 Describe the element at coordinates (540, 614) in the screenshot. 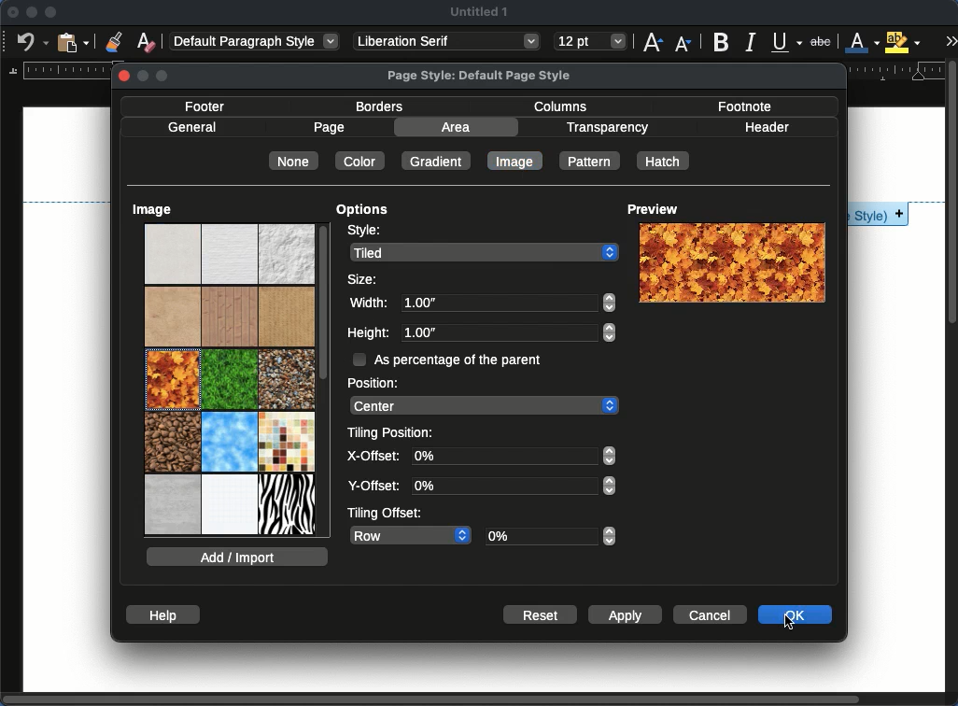

I see `reset` at that location.